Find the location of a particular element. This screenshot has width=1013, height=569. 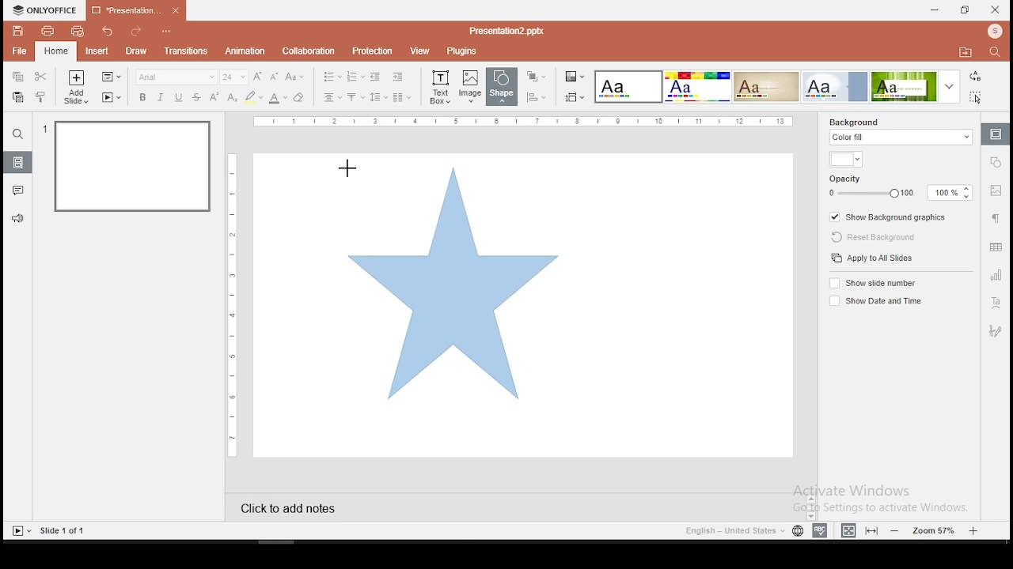

slide 1 is located at coordinates (135, 168).